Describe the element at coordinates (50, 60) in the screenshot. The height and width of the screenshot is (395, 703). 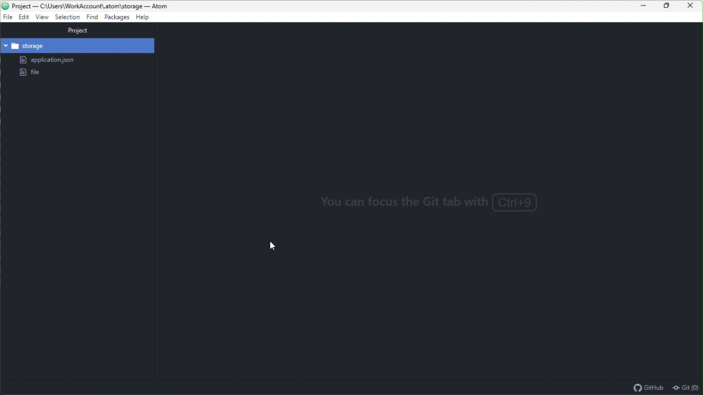
I see `application.json` at that location.